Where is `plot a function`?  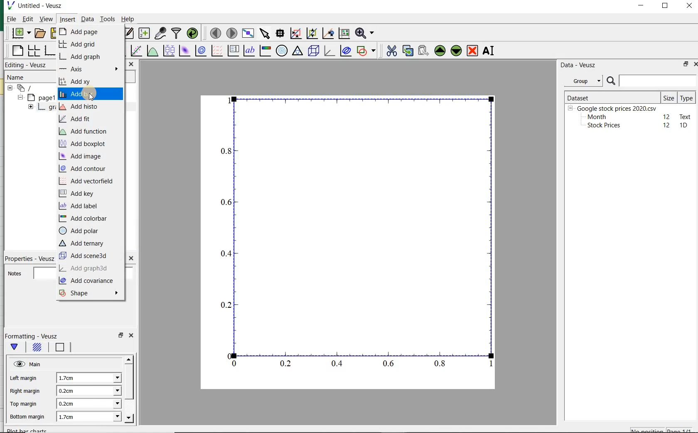 plot a function is located at coordinates (152, 51).